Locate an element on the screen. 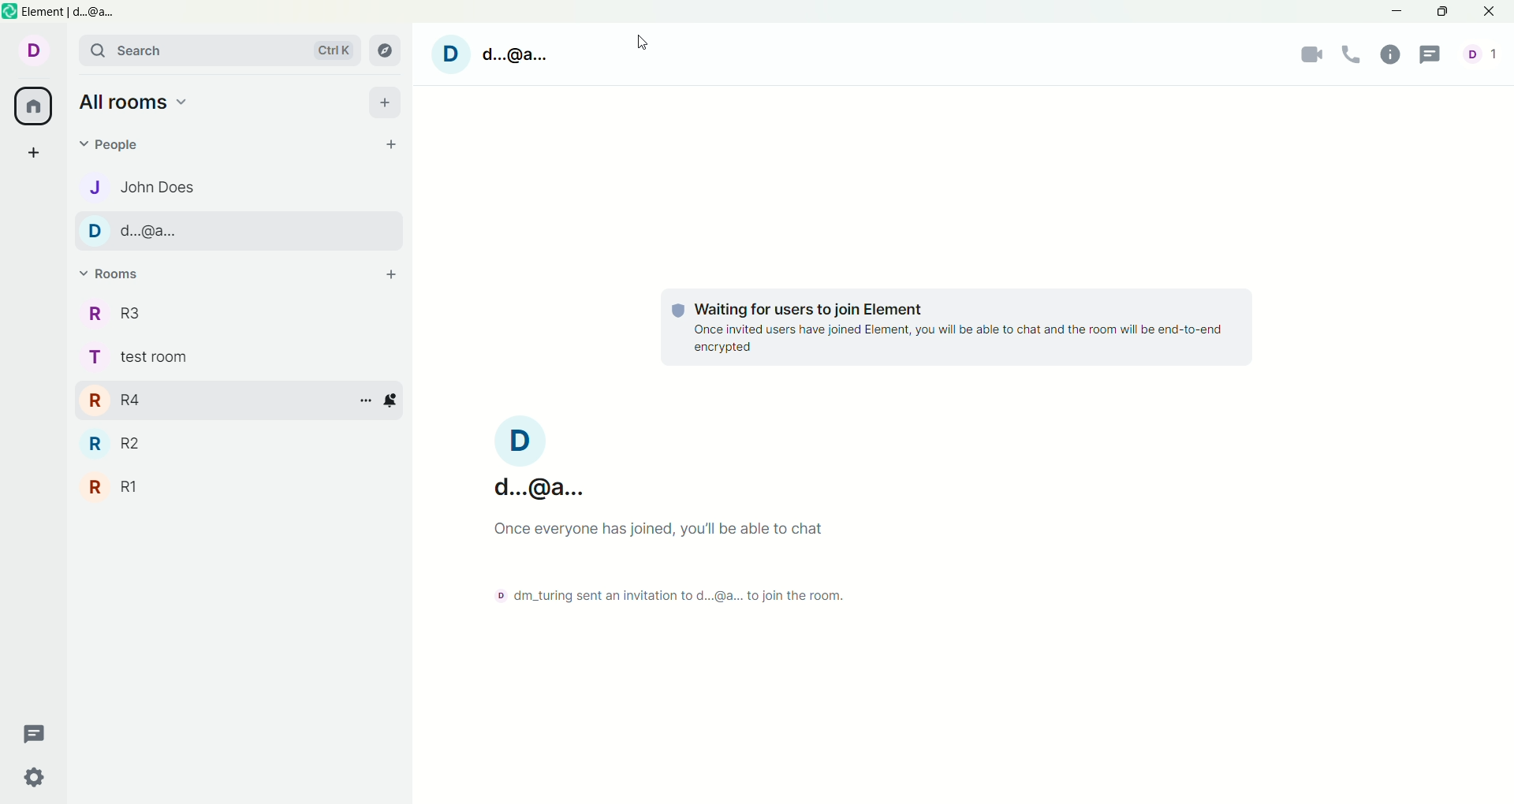 The width and height of the screenshot is (1514, 804). start chat is located at coordinates (390, 144).